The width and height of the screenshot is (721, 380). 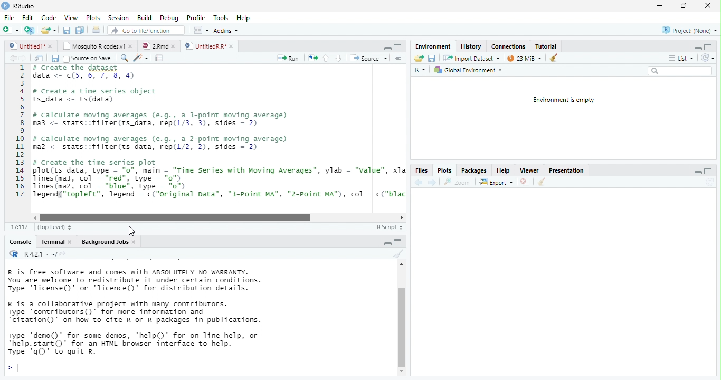 I want to click on Packages, so click(x=474, y=170).